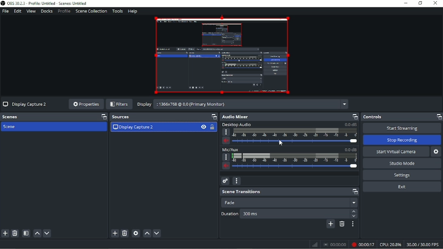 Image resolution: width=443 pixels, height=249 pixels. What do you see at coordinates (147, 233) in the screenshot?
I see `Move source(s) up` at bounding box center [147, 233].